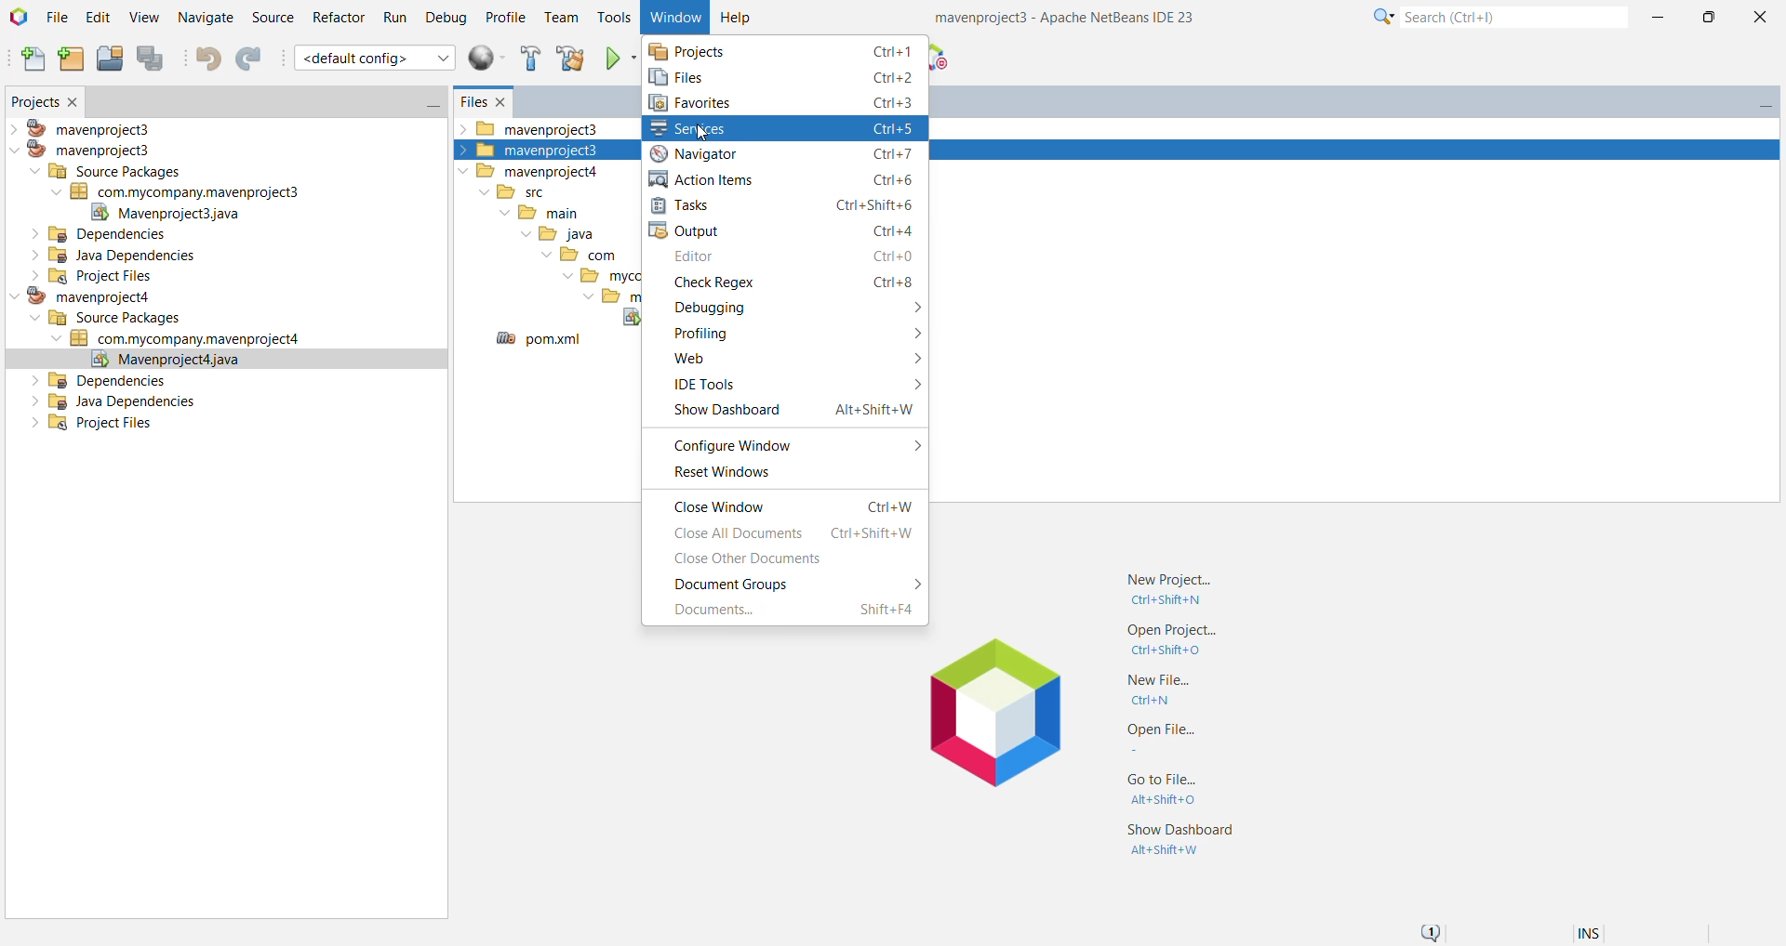 Image resolution: width=1786 pixels, height=946 pixels. I want to click on pom.xml, so click(539, 341).